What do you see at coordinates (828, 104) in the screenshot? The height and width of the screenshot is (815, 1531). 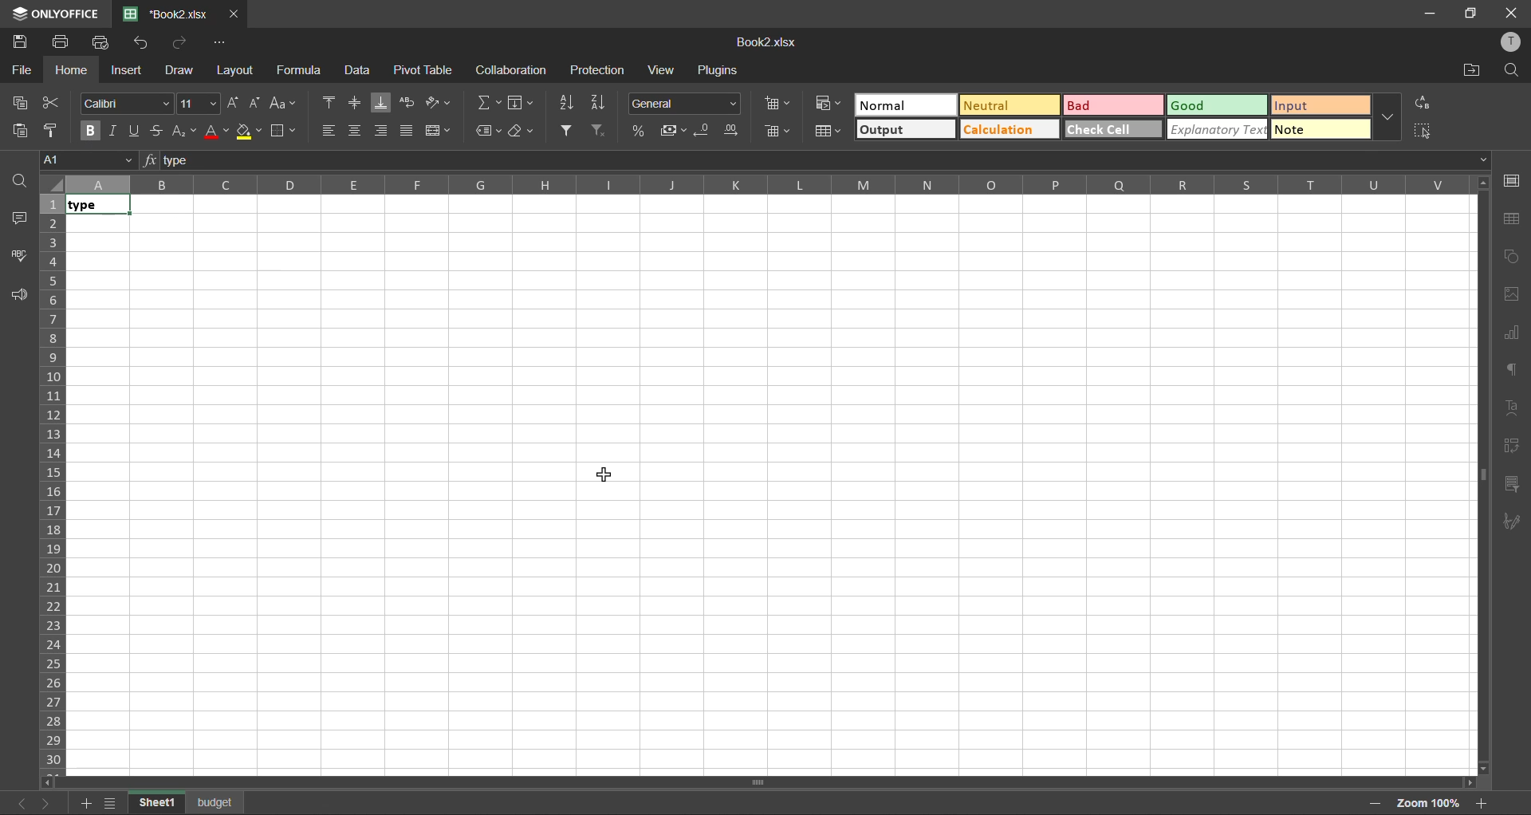 I see `conditional formatting` at bounding box center [828, 104].